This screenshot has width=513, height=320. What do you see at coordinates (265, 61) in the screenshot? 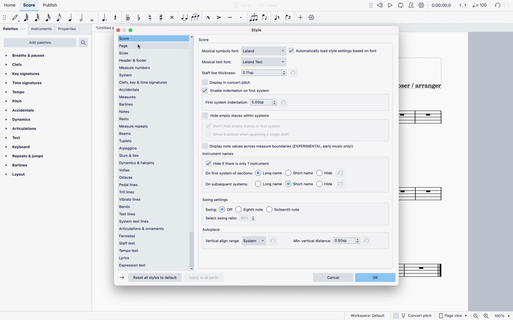
I see `font` at bounding box center [265, 61].